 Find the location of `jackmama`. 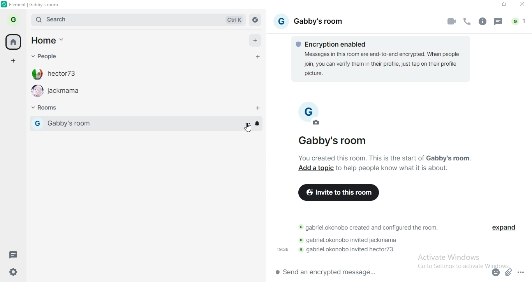

jackmama is located at coordinates (67, 91).